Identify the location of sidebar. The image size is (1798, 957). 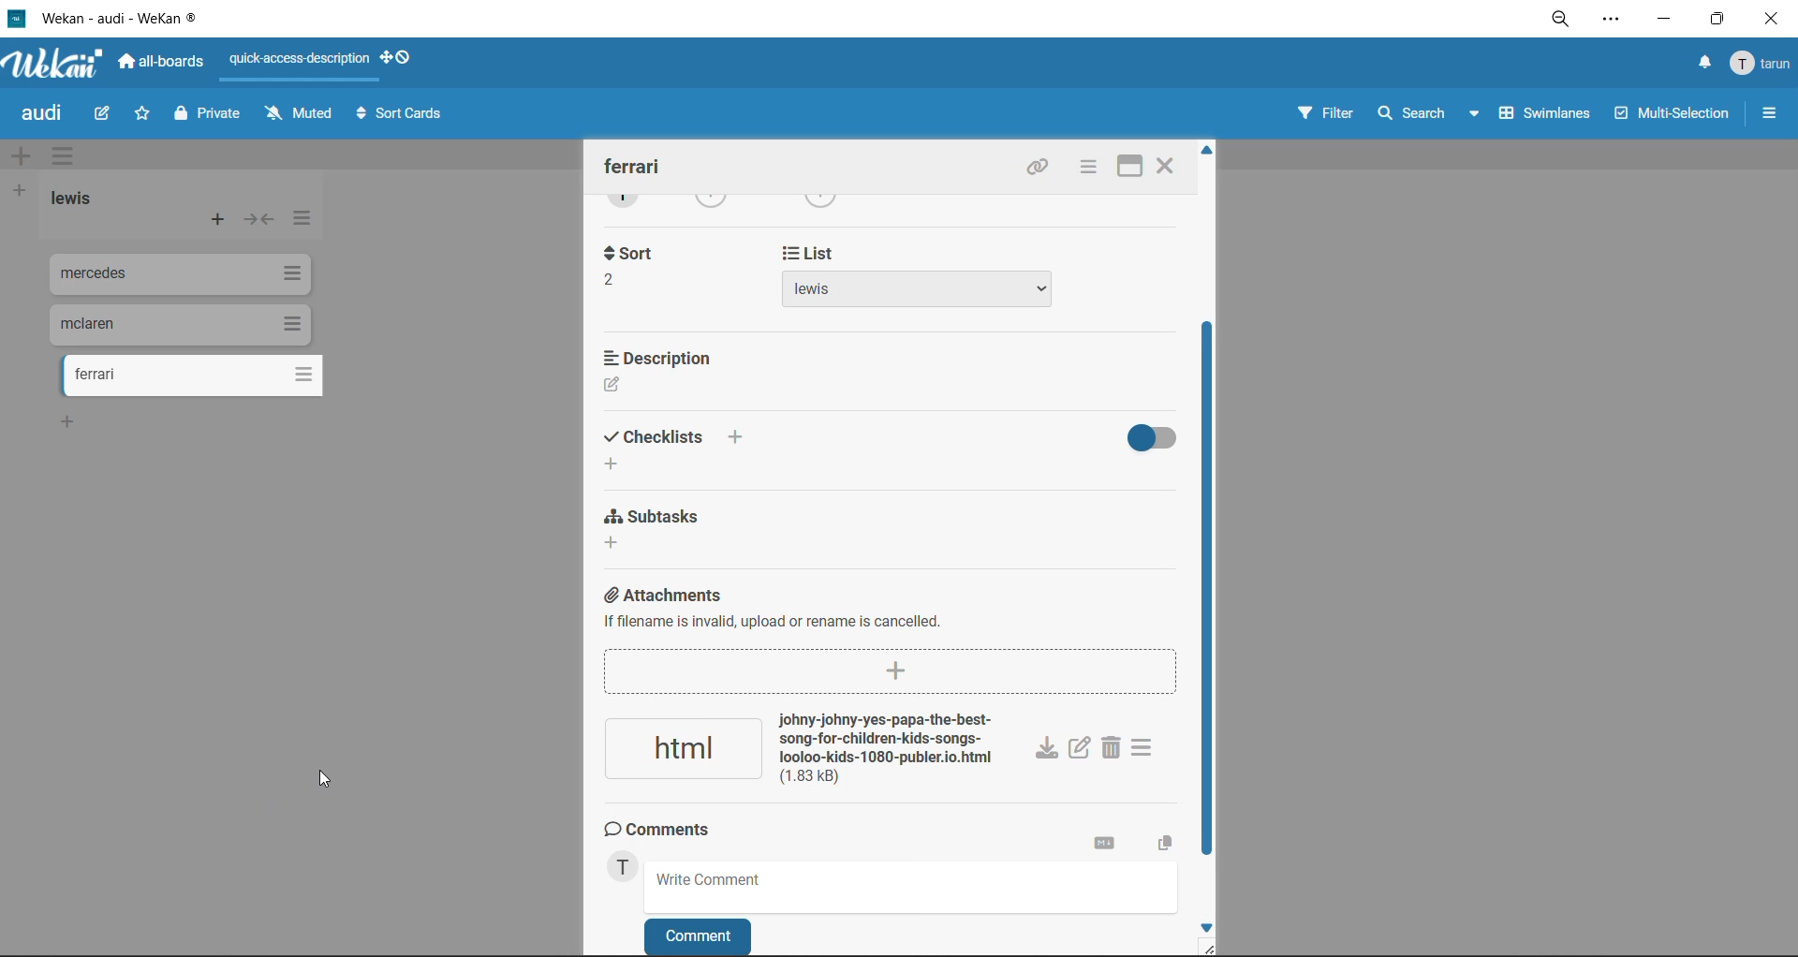
(1767, 112).